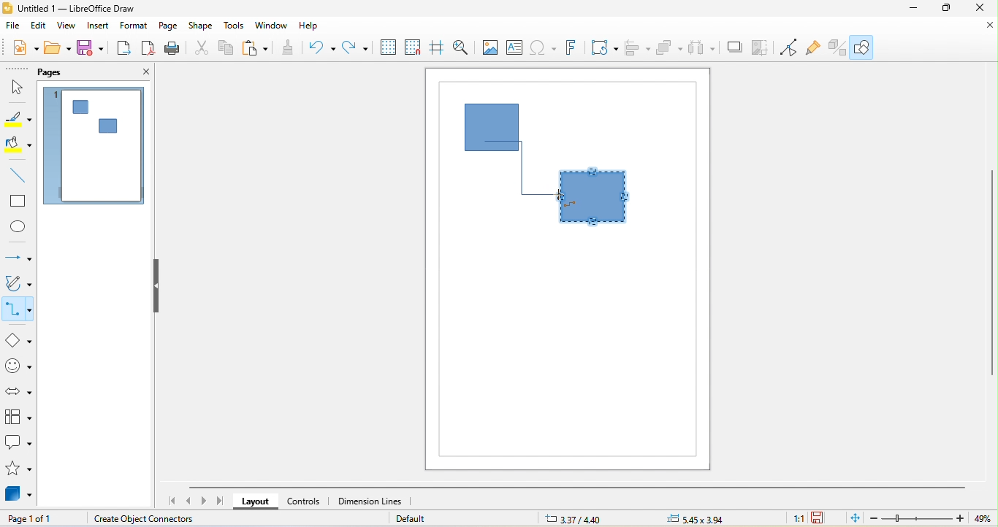 Image resolution: width=998 pixels, height=527 pixels. Describe the element at coordinates (168, 26) in the screenshot. I see `page` at that location.